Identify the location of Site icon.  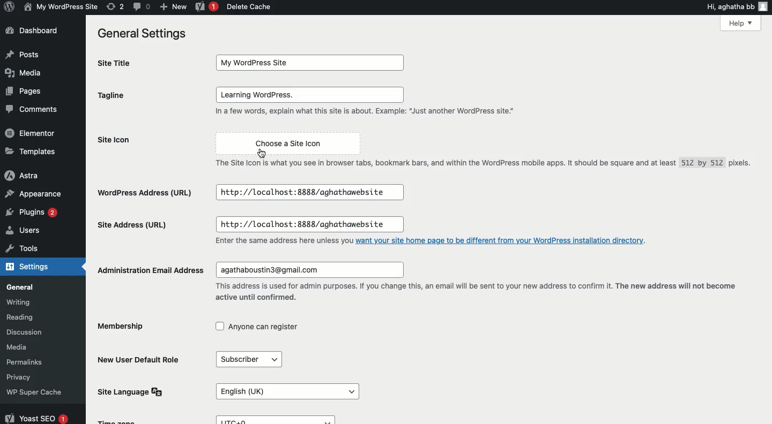
(145, 140).